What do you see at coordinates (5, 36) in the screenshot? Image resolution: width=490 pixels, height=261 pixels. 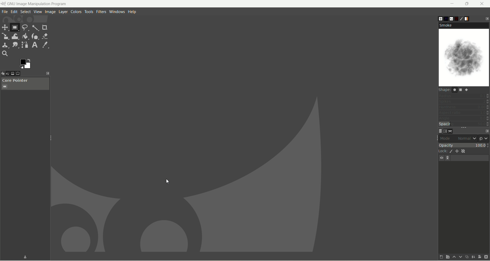 I see `scale` at bounding box center [5, 36].